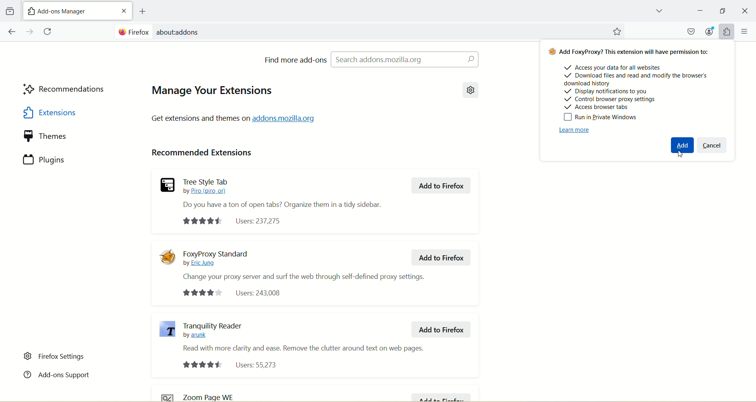 The height and width of the screenshot is (402, 756). Describe the element at coordinates (603, 116) in the screenshot. I see `Run in Private Windows` at that location.